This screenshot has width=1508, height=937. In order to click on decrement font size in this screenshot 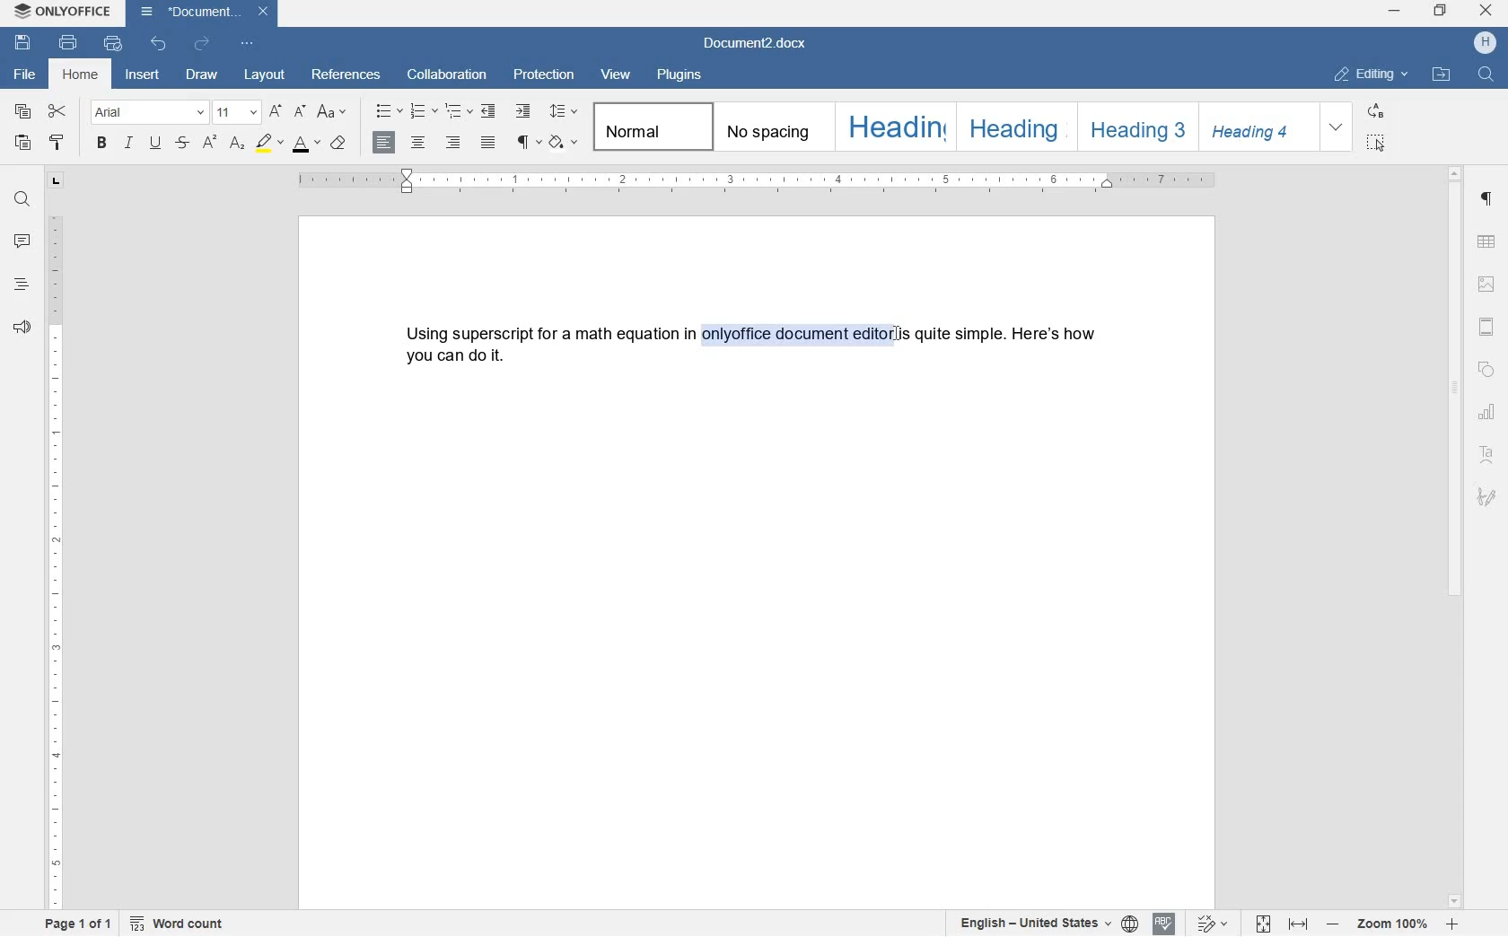, I will do `click(300, 110)`.